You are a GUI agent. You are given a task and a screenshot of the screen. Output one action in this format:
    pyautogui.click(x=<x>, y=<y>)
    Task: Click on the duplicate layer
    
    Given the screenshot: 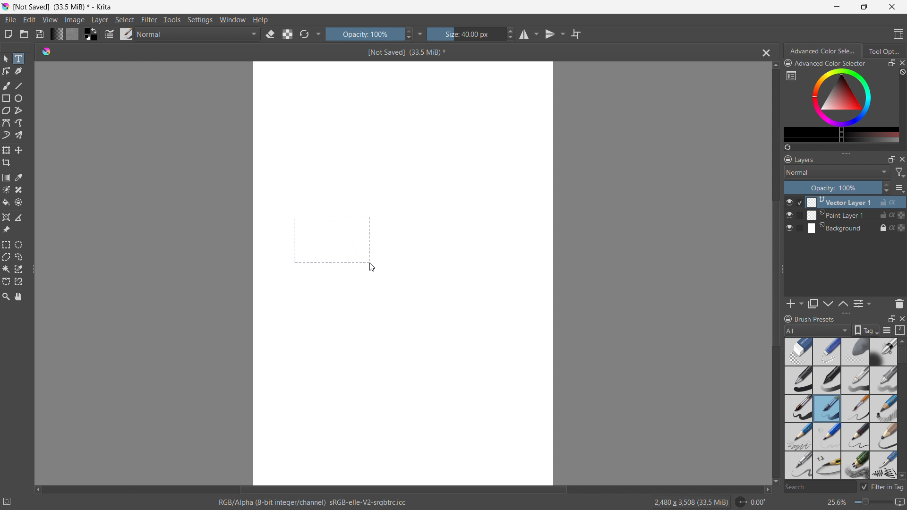 What is the action you would take?
    pyautogui.click(x=813, y=304)
    